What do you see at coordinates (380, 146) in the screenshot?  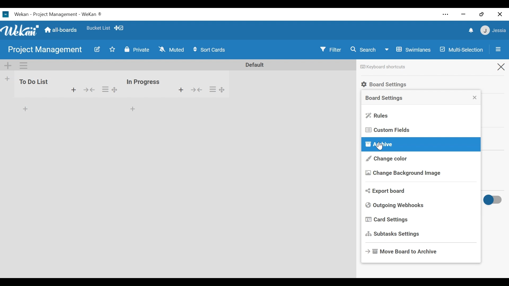 I see `Cursor` at bounding box center [380, 146].